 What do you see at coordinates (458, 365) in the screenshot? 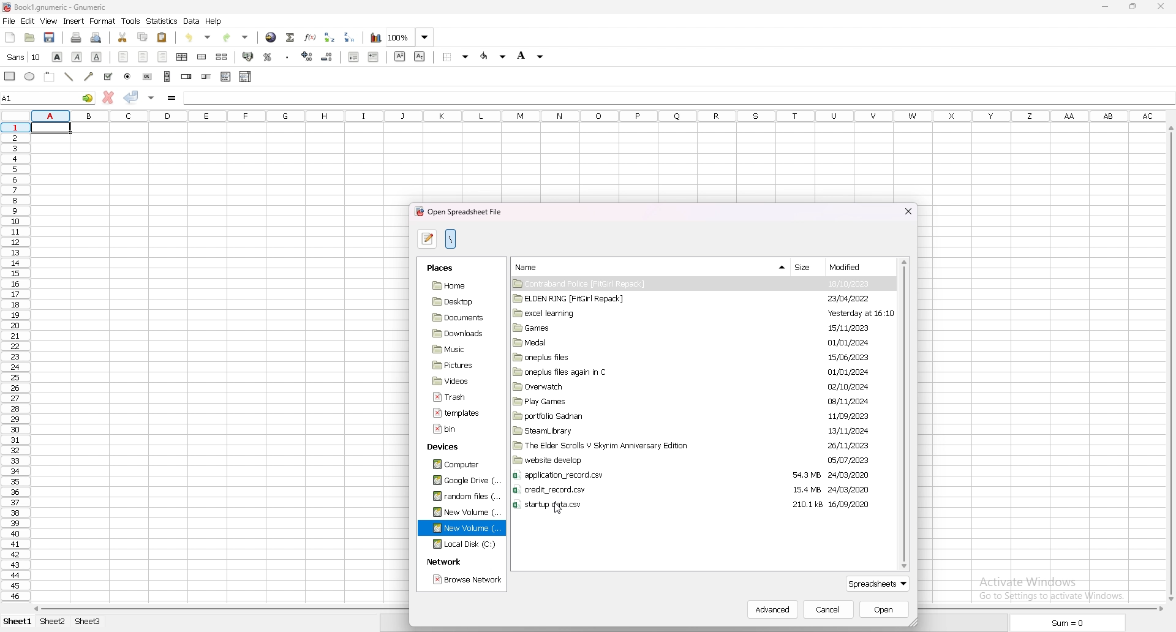
I see `folder` at bounding box center [458, 365].